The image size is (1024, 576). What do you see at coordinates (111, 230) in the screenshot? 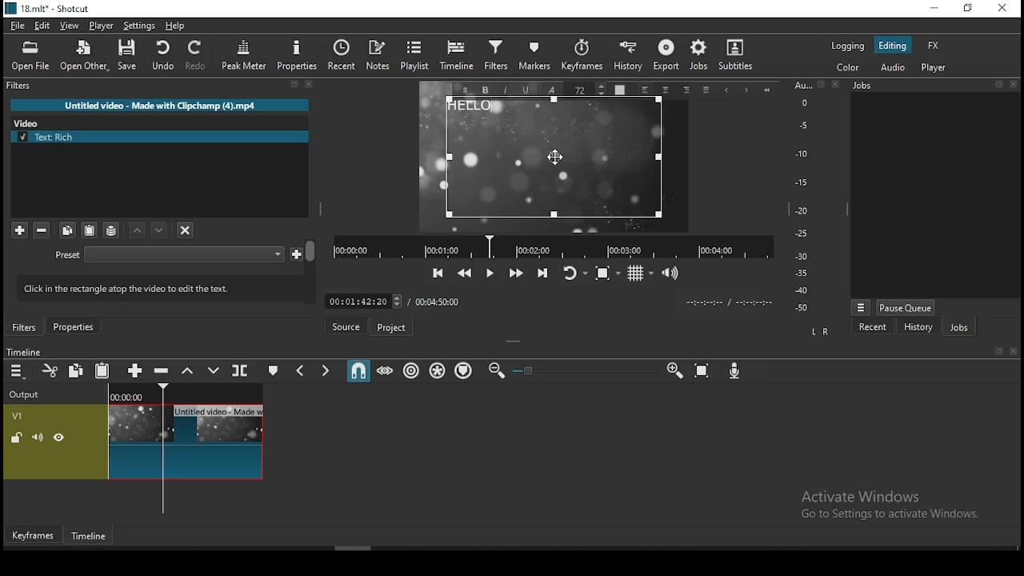
I see `save filter sets` at bounding box center [111, 230].